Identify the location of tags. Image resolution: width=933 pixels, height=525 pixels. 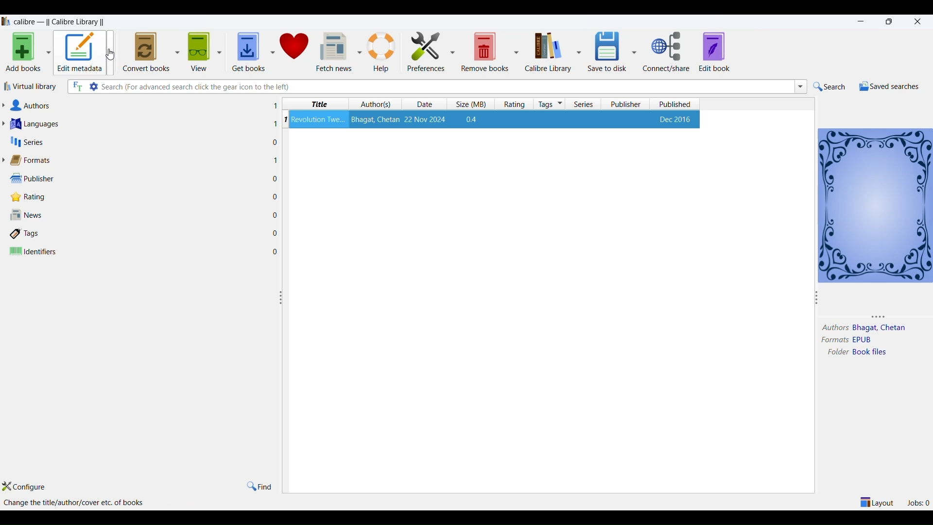
(27, 234).